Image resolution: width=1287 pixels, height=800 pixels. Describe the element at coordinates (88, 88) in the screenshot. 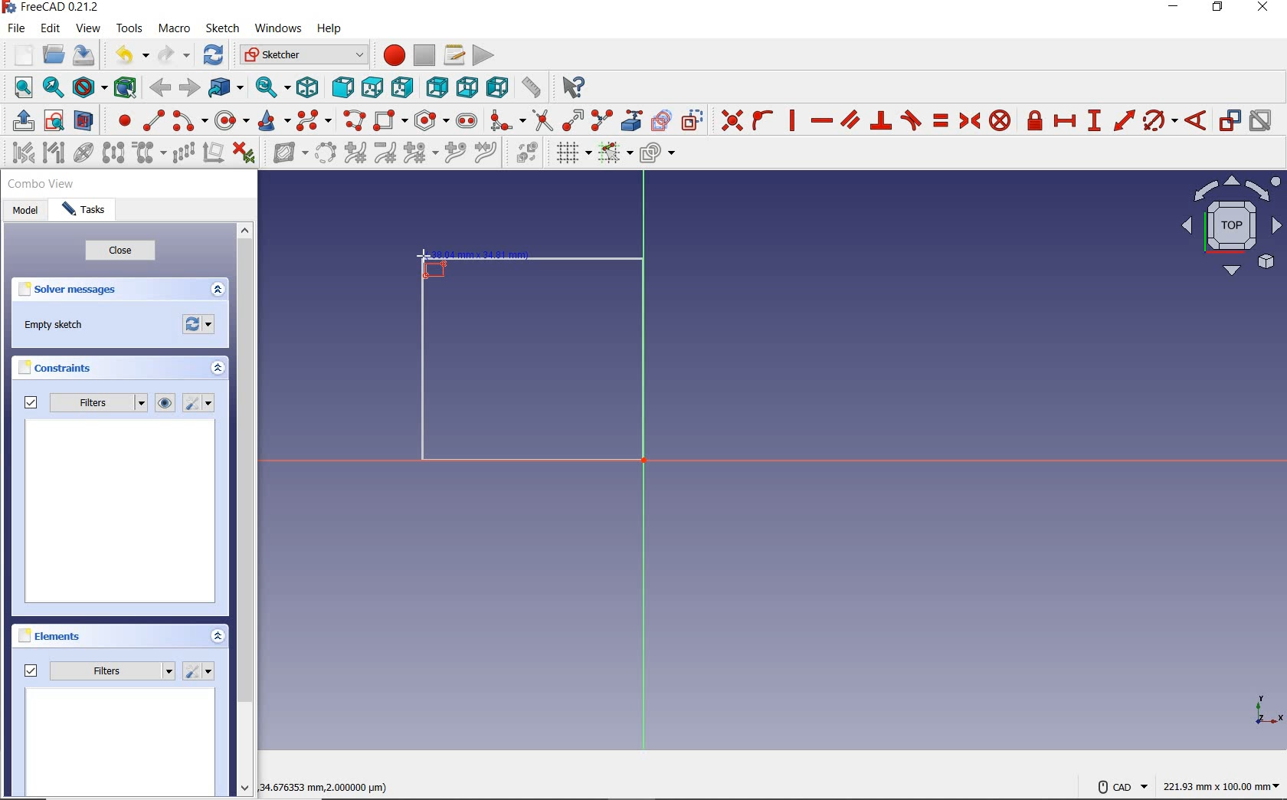

I see `draw style` at that location.